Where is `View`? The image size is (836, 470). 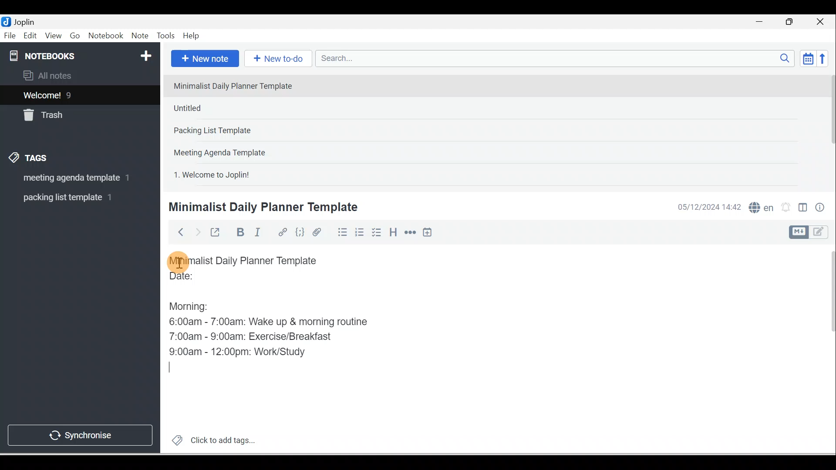 View is located at coordinates (53, 36).